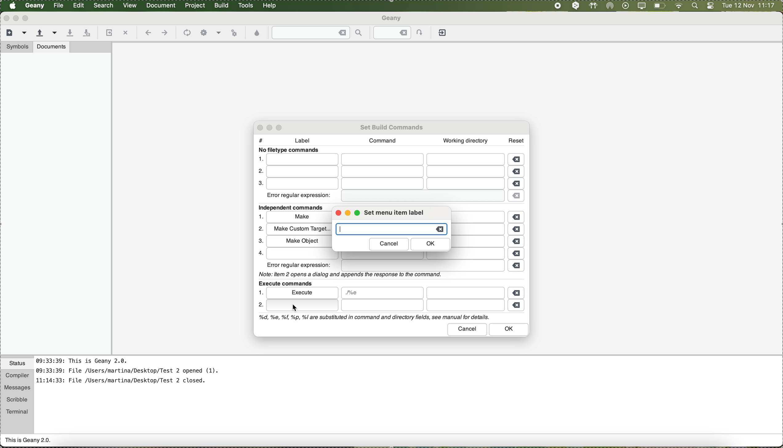 The image size is (783, 448). What do you see at coordinates (257, 33) in the screenshot?
I see `choose color` at bounding box center [257, 33].